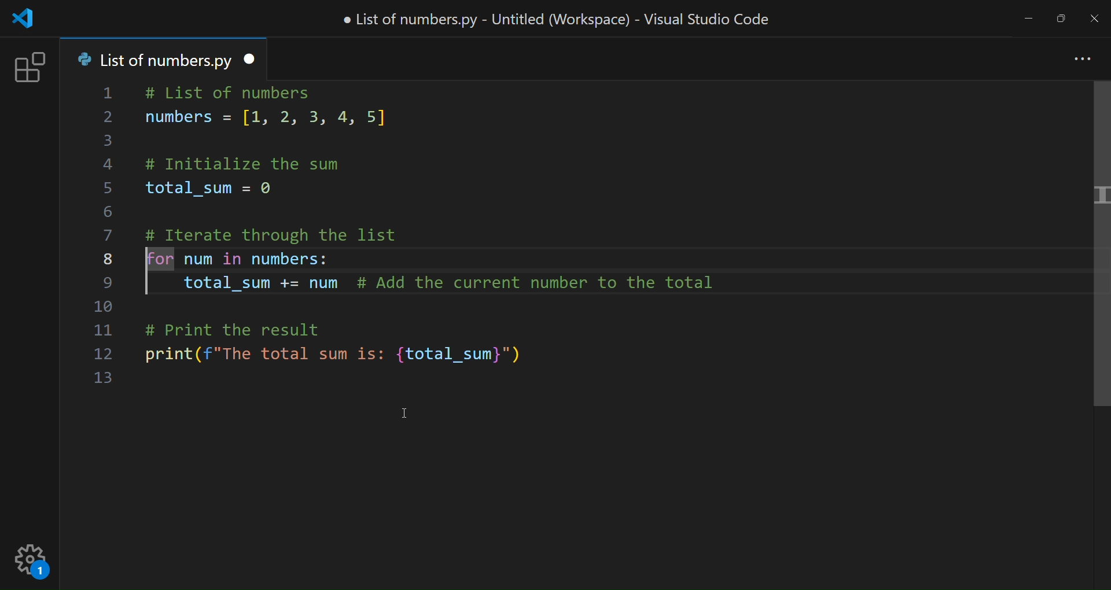  Describe the element at coordinates (27, 20) in the screenshot. I see `logo` at that location.